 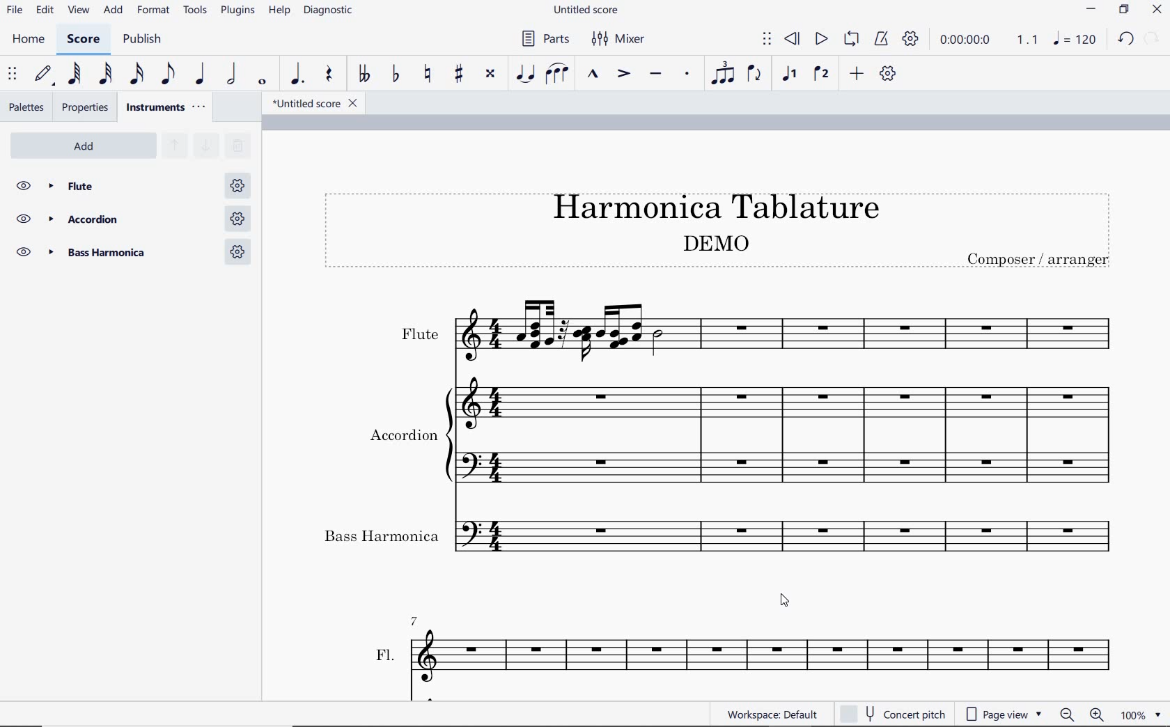 I want to click on Flute settings, so click(x=239, y=185).